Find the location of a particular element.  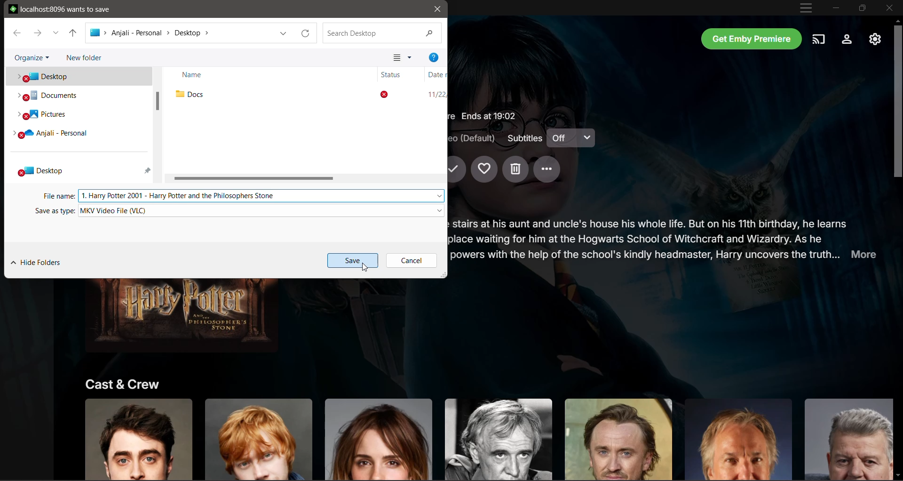

Set the video type is located at coordinates (261, 211).